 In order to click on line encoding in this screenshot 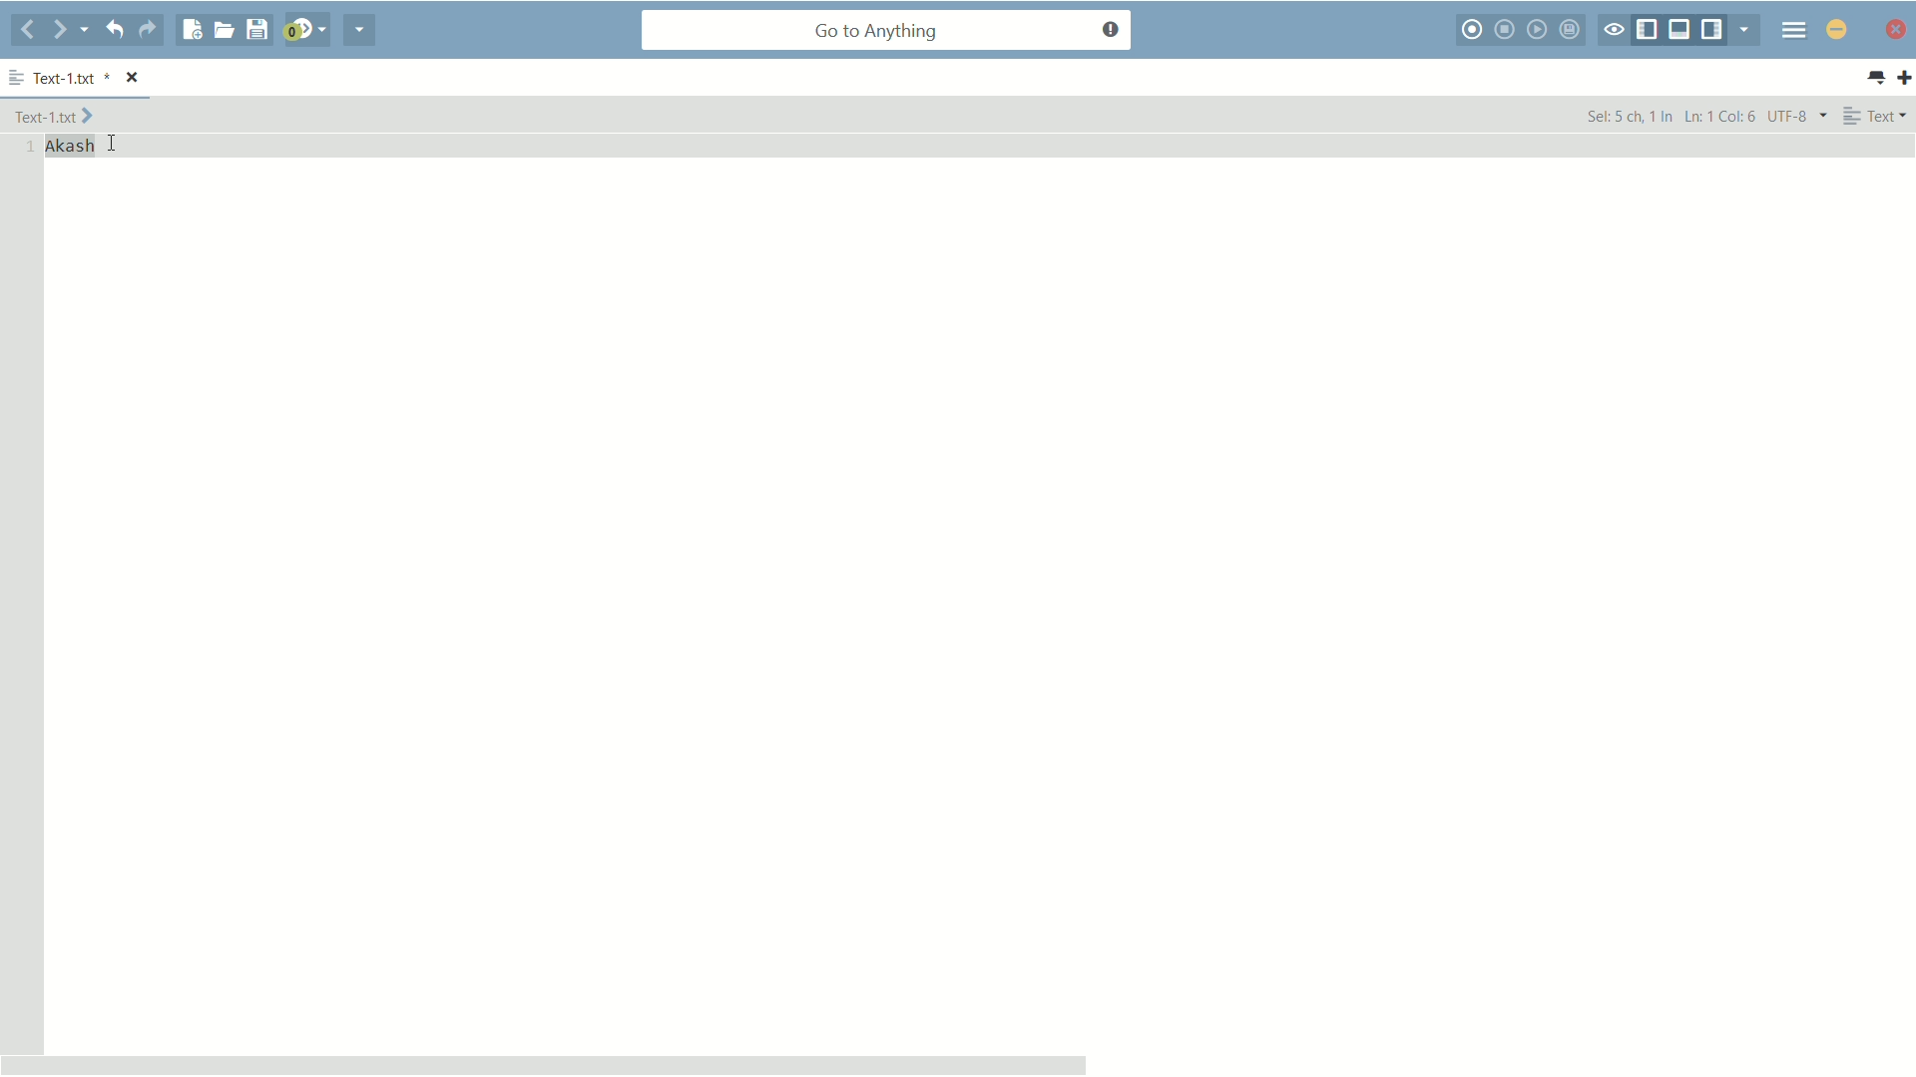, I will do `click(1798, 115)`.